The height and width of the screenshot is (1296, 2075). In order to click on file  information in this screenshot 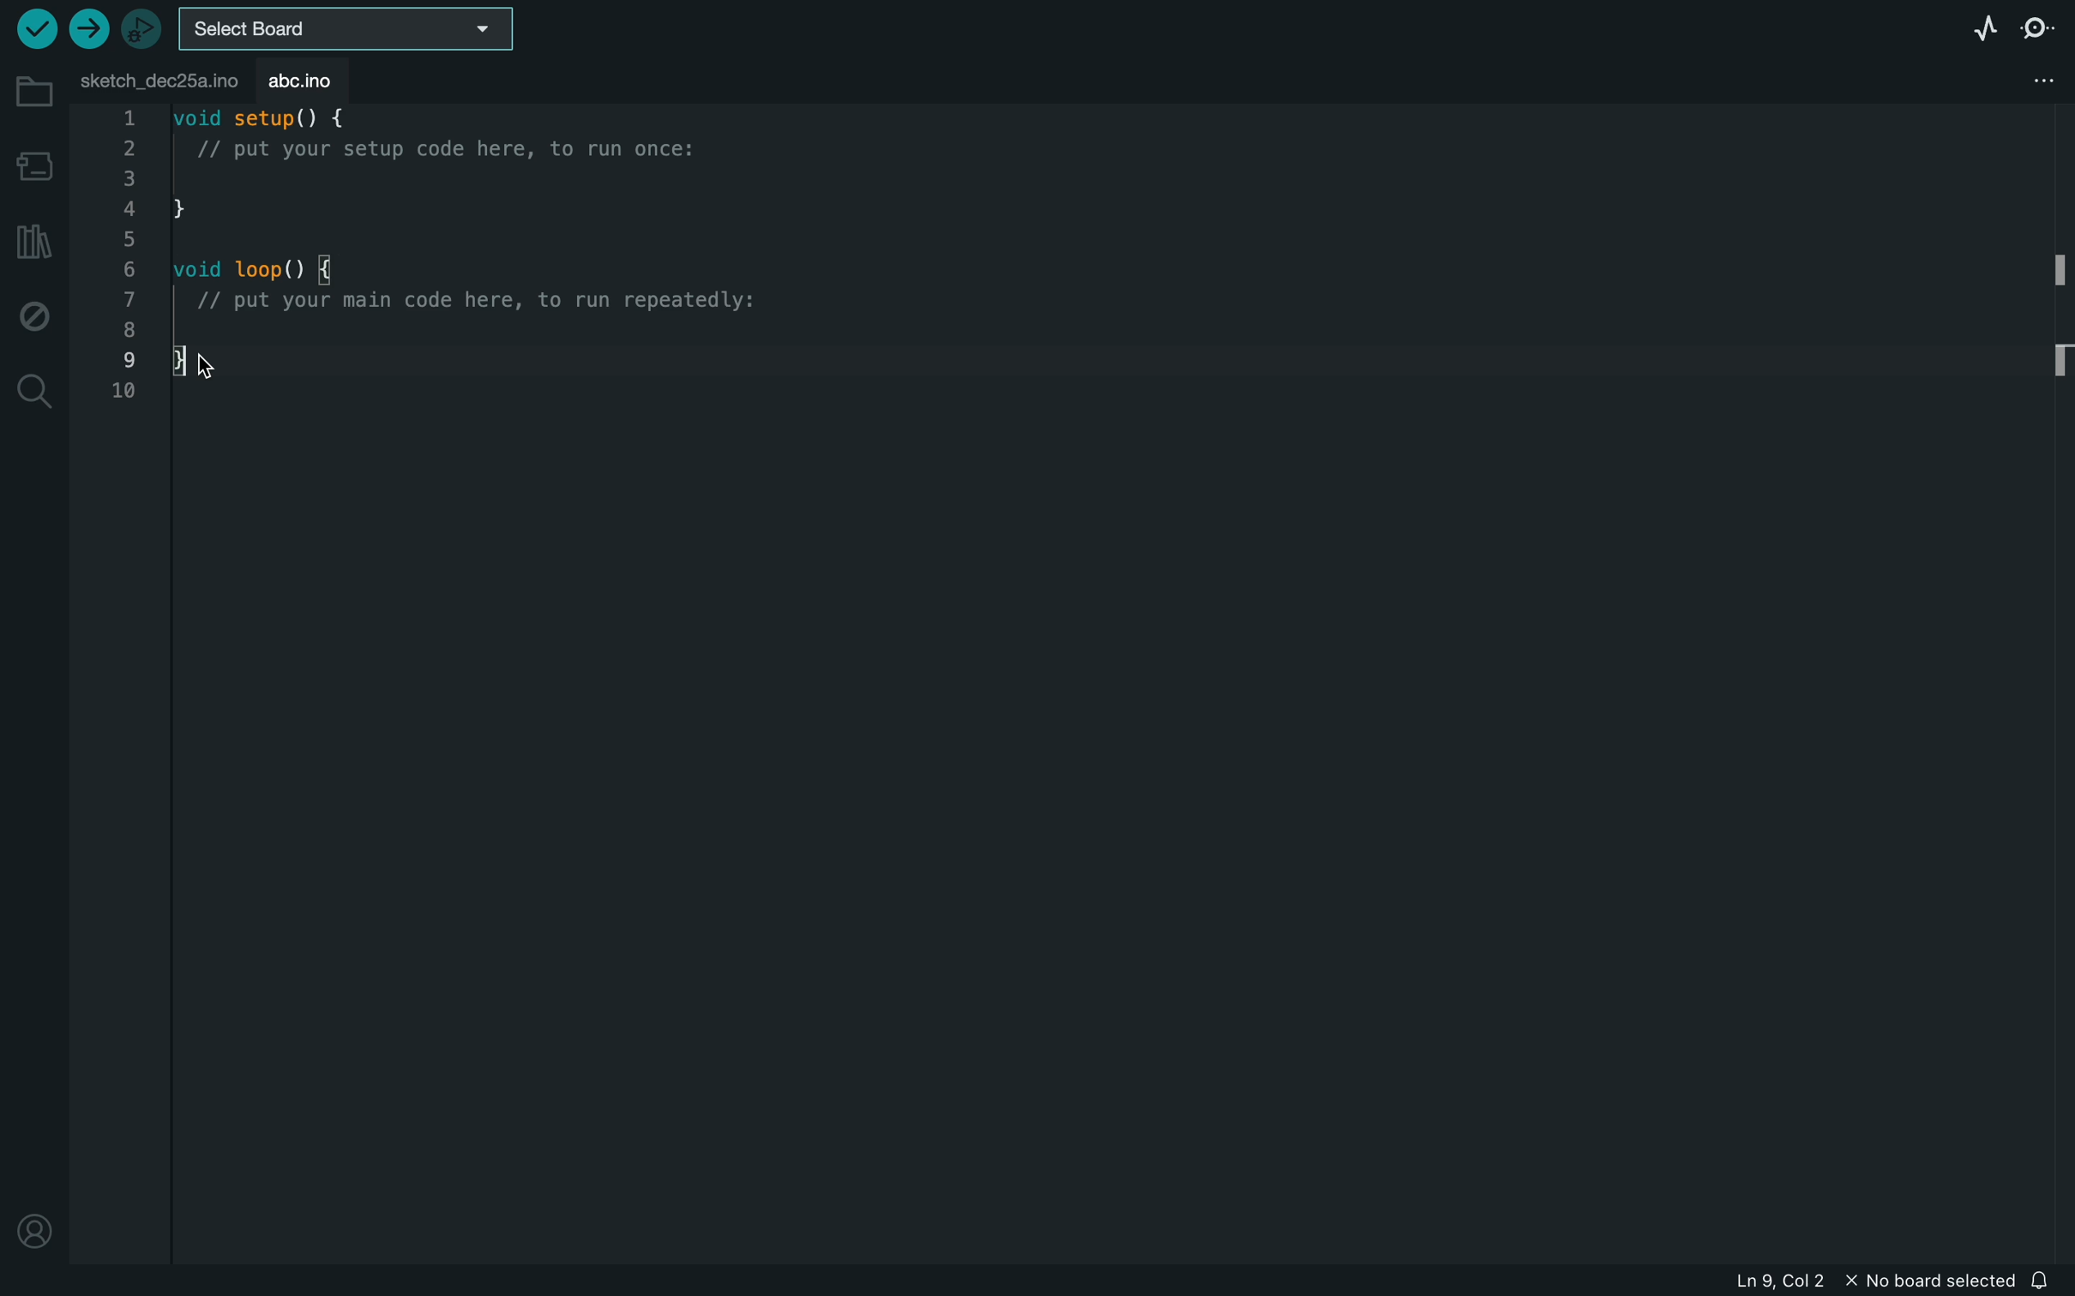, I will do `click(1857, 1281)`.